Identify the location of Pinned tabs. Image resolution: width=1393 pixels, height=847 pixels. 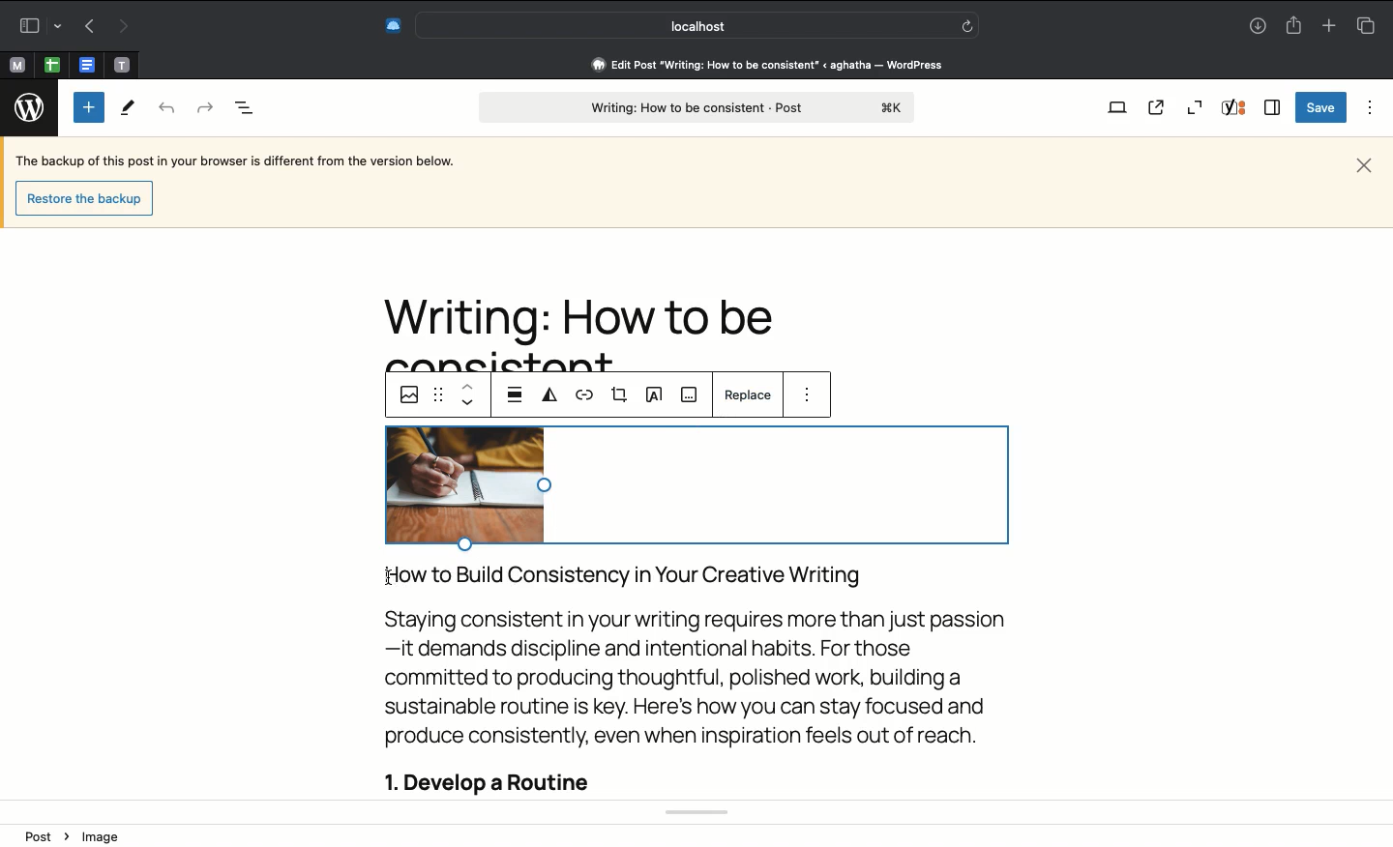
(50, 64).